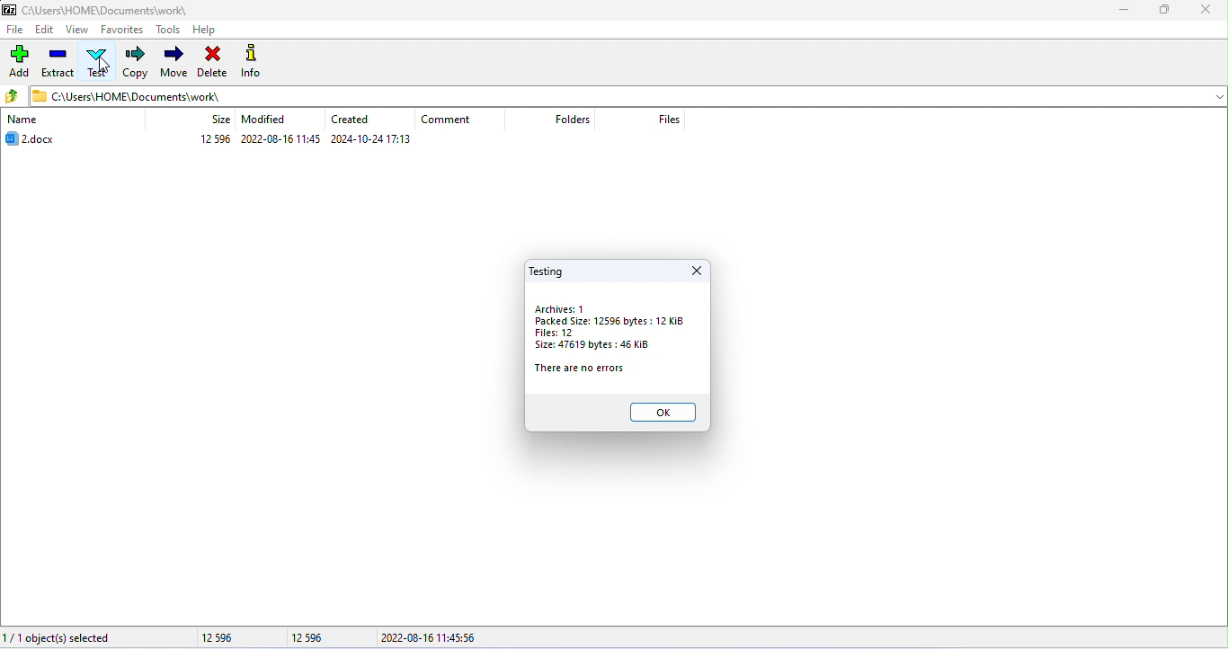 Image resolution: width=1228 pixels, height=649 pixels. I want to click on cursor, so click(106, 65).